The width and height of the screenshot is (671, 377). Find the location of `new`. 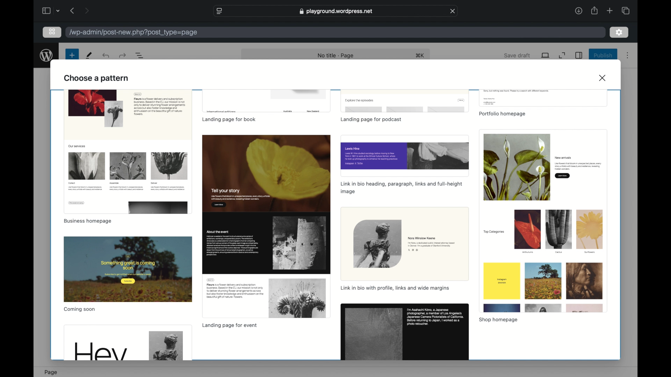

new is located at coordinates (72, 55).